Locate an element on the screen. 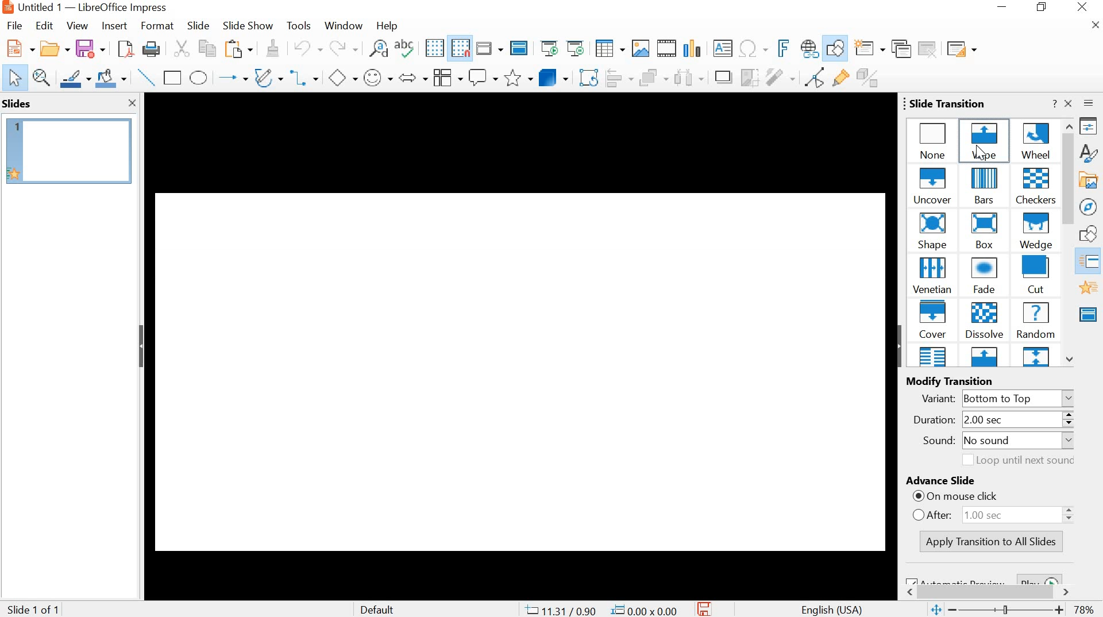 This screenshot has width=1103, height=617. CLOSE is located at coordinates (1083, 7).